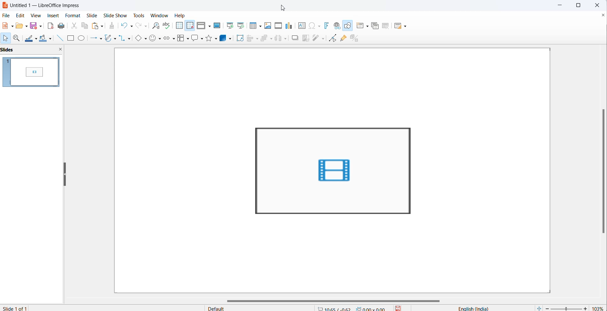 Image resolution: width=607 pixels, height=311 pixels. What do you see at coordinates (580, 6) in the screenshot?
I see `maximize` at bounding box center [580, 6].